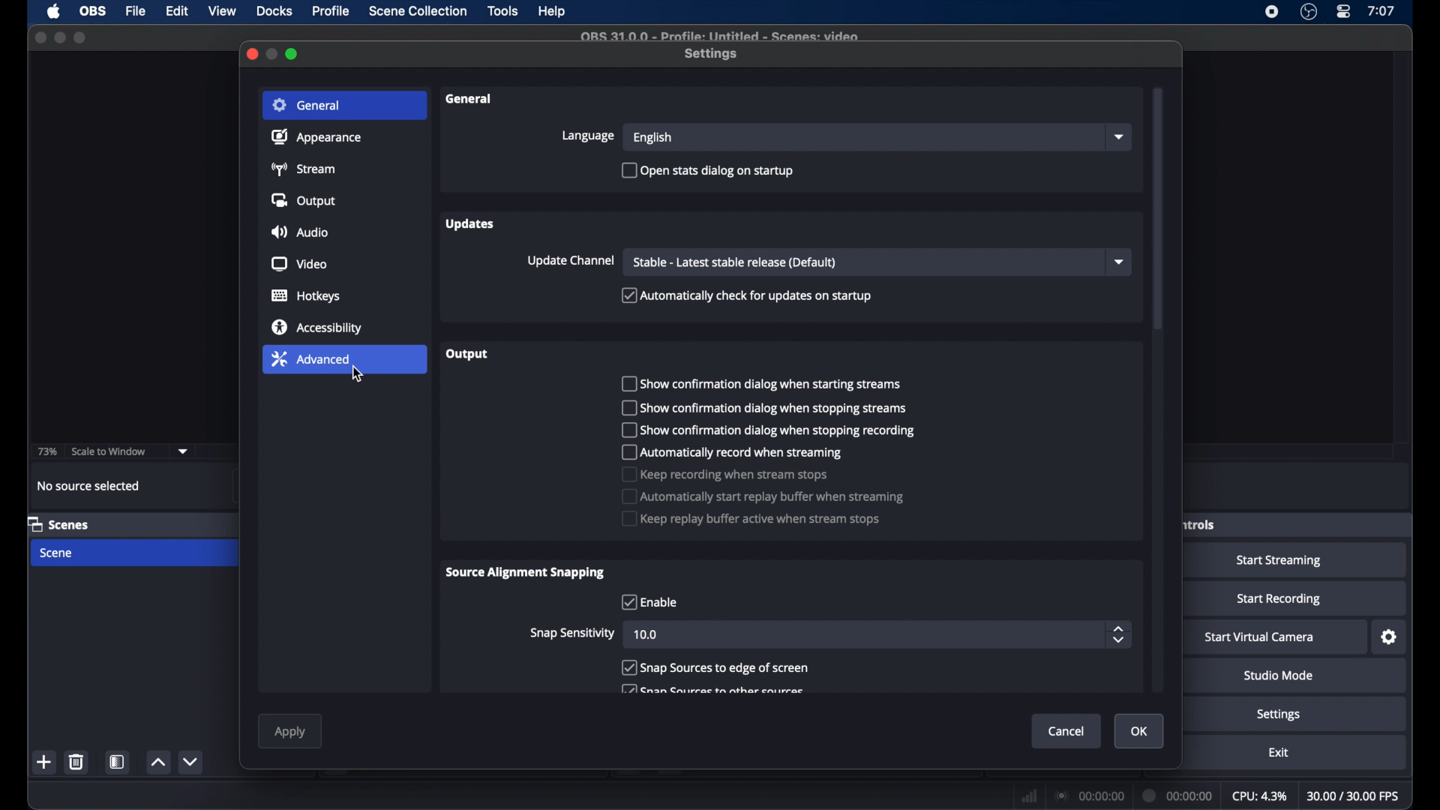 Image resolution: width=1440 pixels, height=810 pixels. Describe the element at coordinates (250, 54) in the screenshot. I see `close` at that location.